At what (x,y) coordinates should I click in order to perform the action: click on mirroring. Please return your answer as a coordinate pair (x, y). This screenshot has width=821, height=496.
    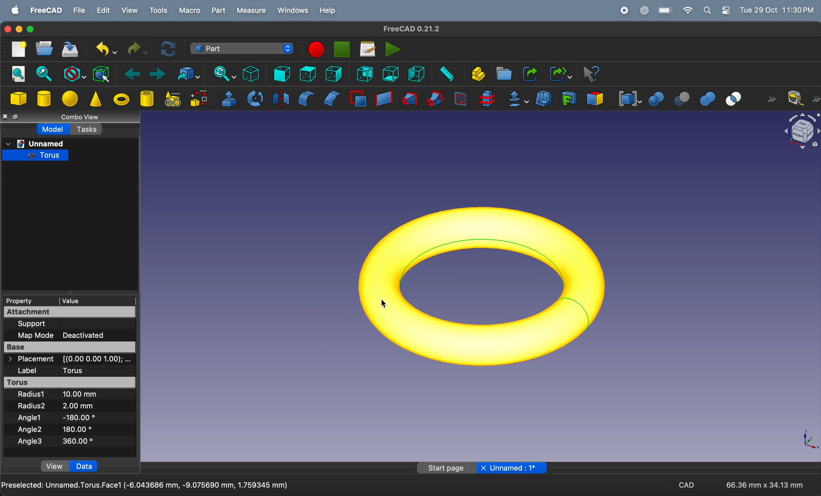
    Looking at the image, I should click on (279, 98).